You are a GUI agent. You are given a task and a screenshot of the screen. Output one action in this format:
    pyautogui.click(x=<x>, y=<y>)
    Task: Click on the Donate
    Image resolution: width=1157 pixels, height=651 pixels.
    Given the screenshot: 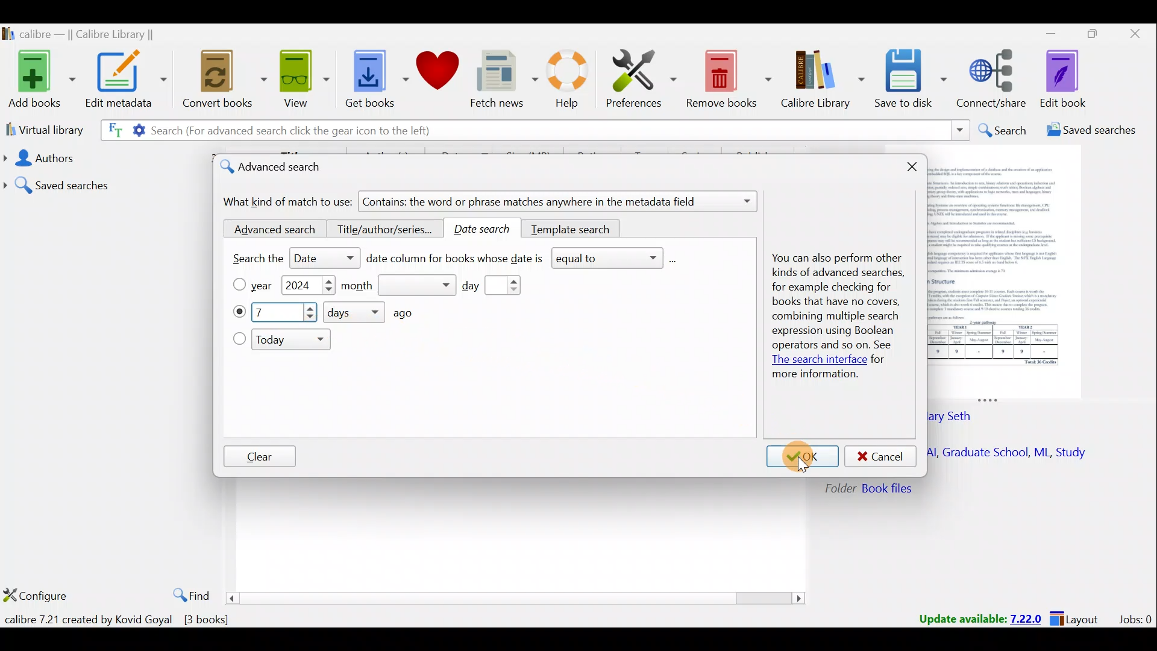 What is the action you would take?
    pyautogui.click(x=437, y=72)
    